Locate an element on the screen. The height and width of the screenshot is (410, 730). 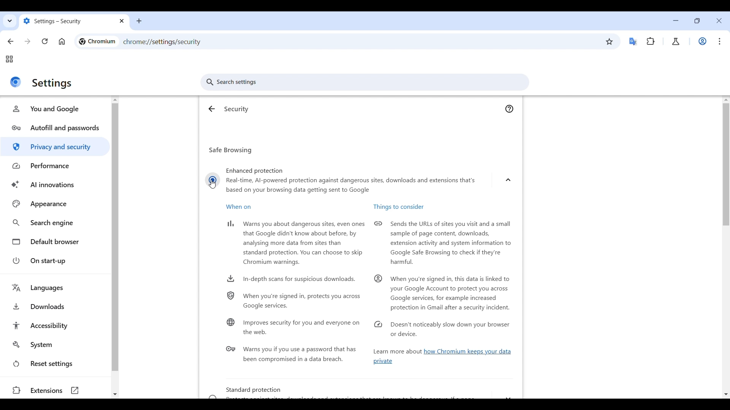
AI innovations is located at coordinates (56, 185).